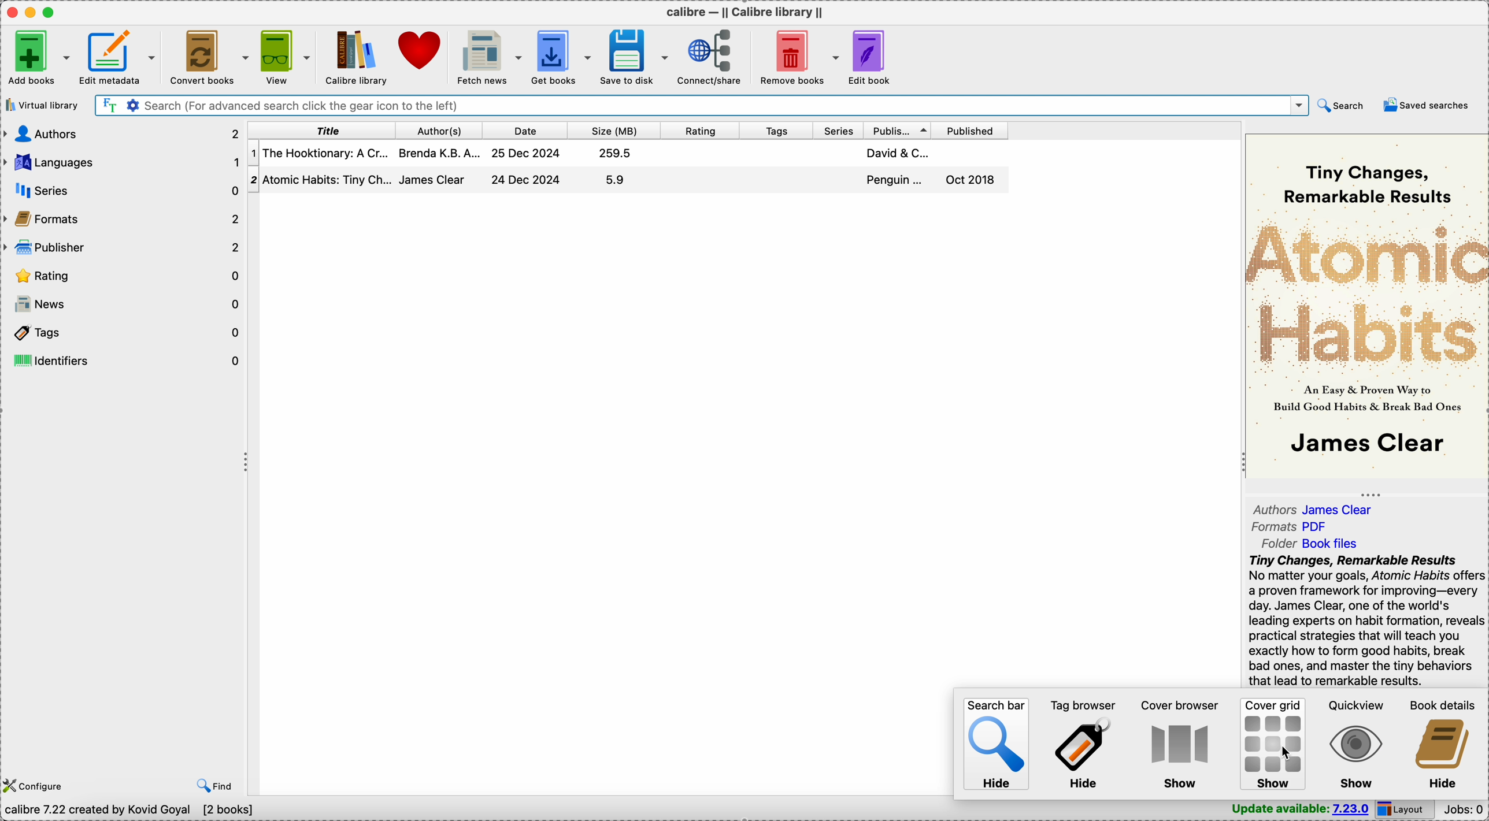 This screenshot has width=1489, height=821. Describe the element at coordinates (714, 105) in the screenshot. I see `search (for advanced search click the gear icon to the left)` at that location.